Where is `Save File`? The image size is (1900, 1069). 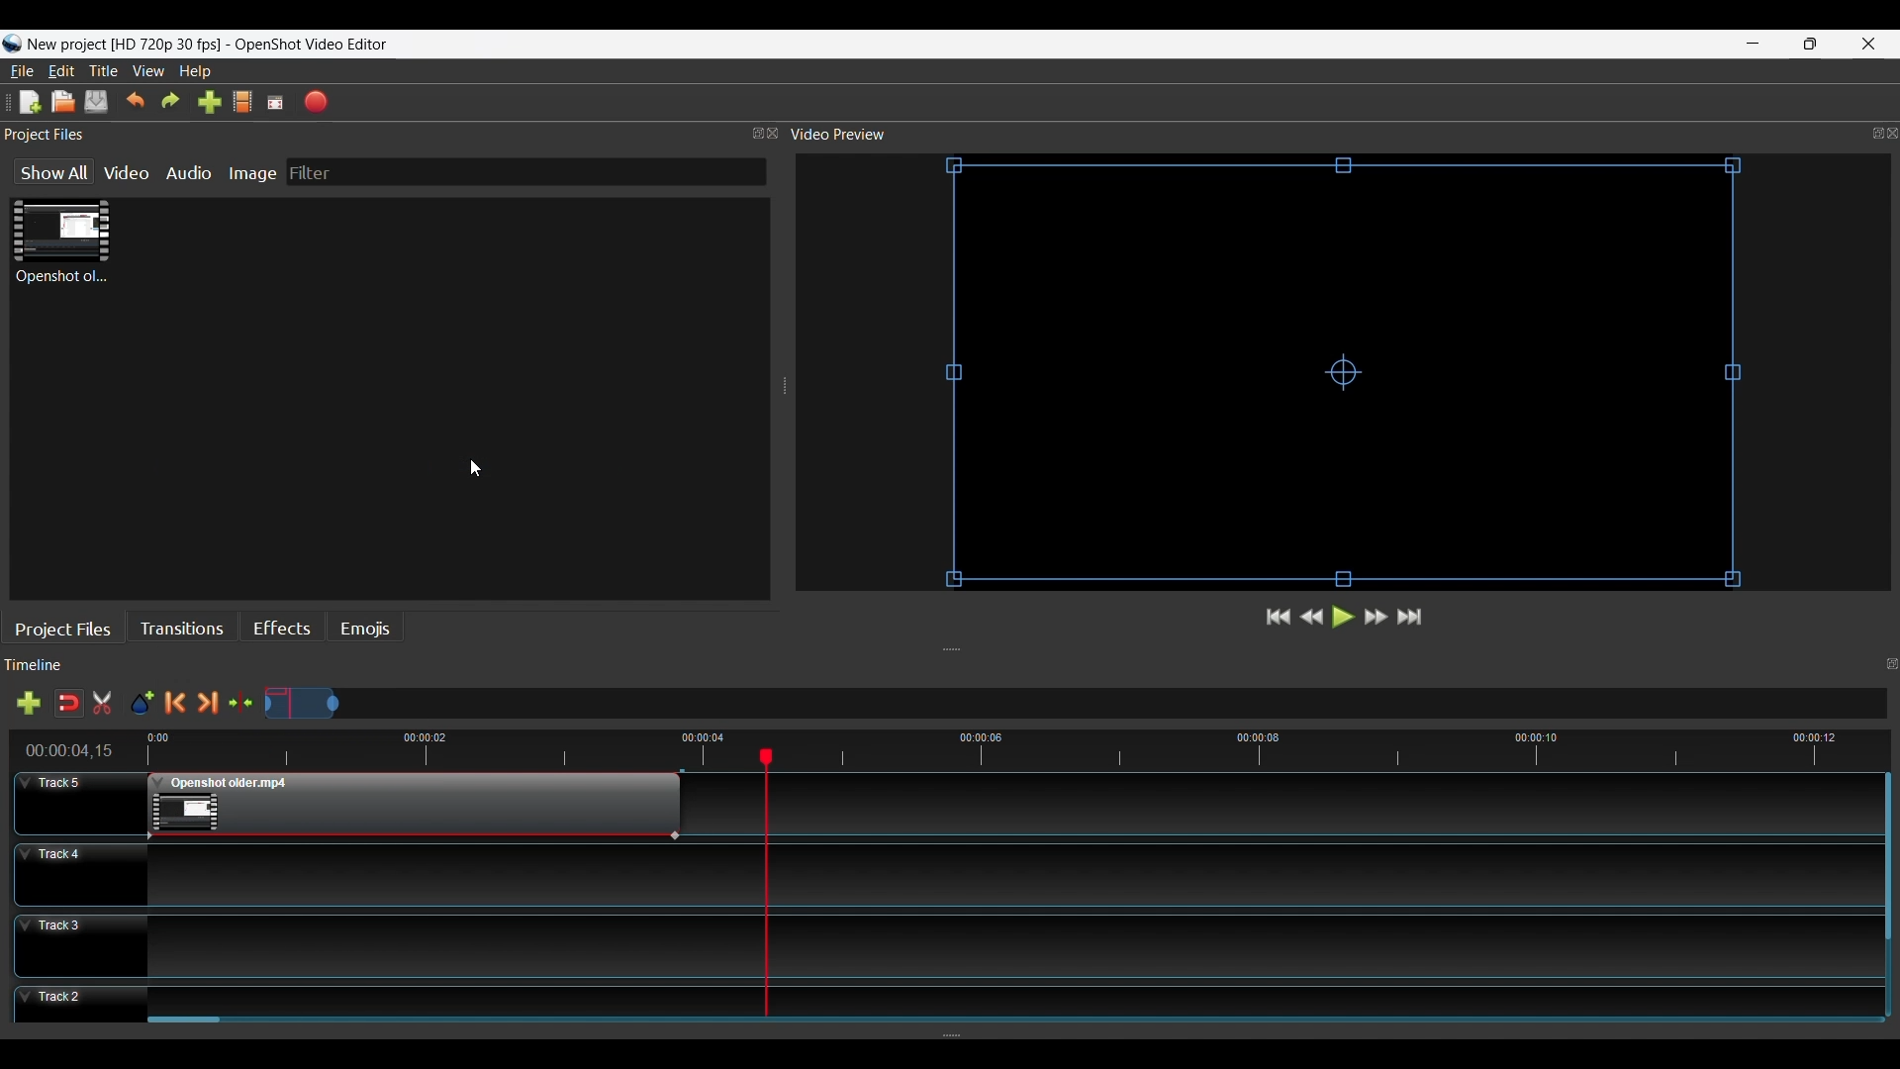
Save File is located at coordinates (98, 101).